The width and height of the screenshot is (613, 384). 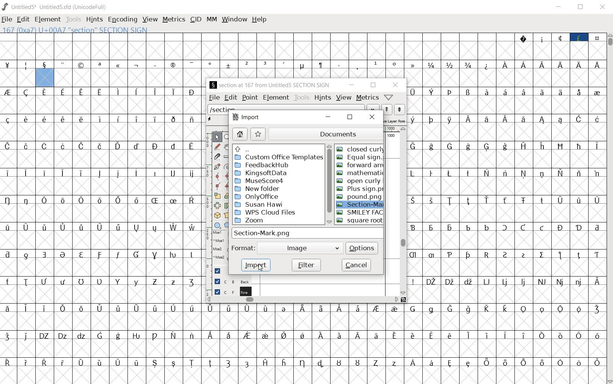 What do you see at coordinates (214, 97) in the screenshot?
I see `file` at bounding box center [214, 97].